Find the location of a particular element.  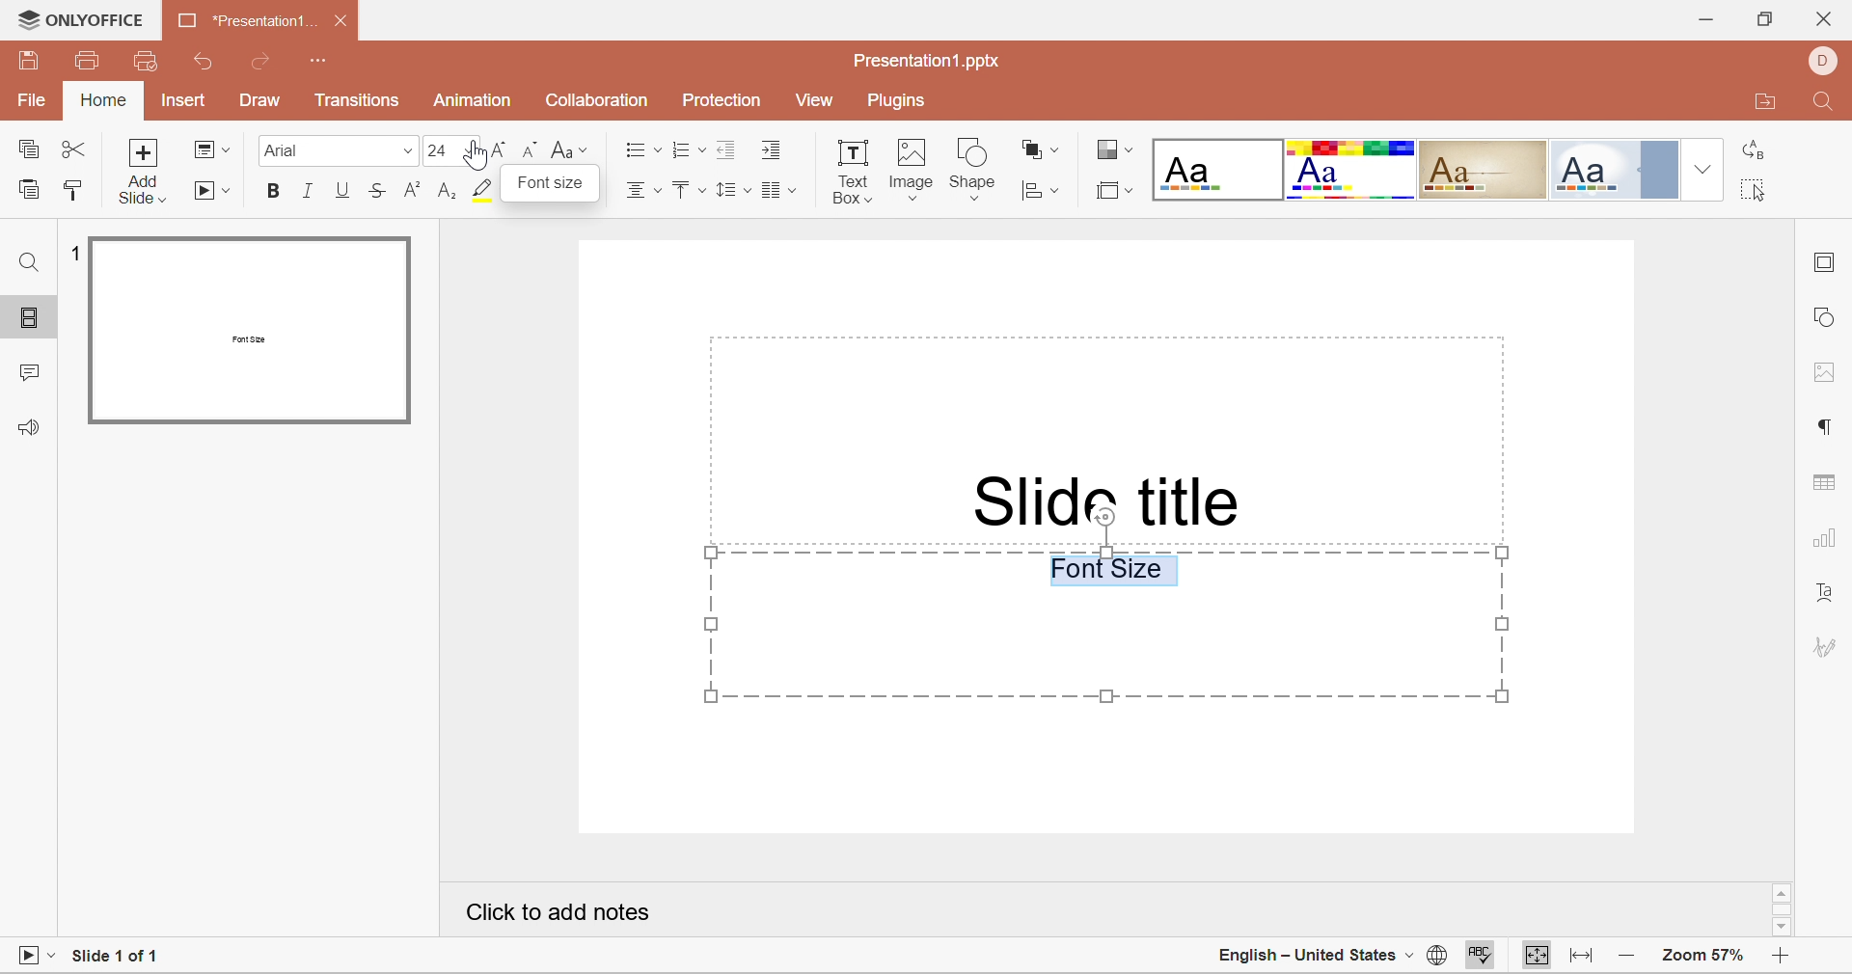

Slide is located at coordinates (252, 330).